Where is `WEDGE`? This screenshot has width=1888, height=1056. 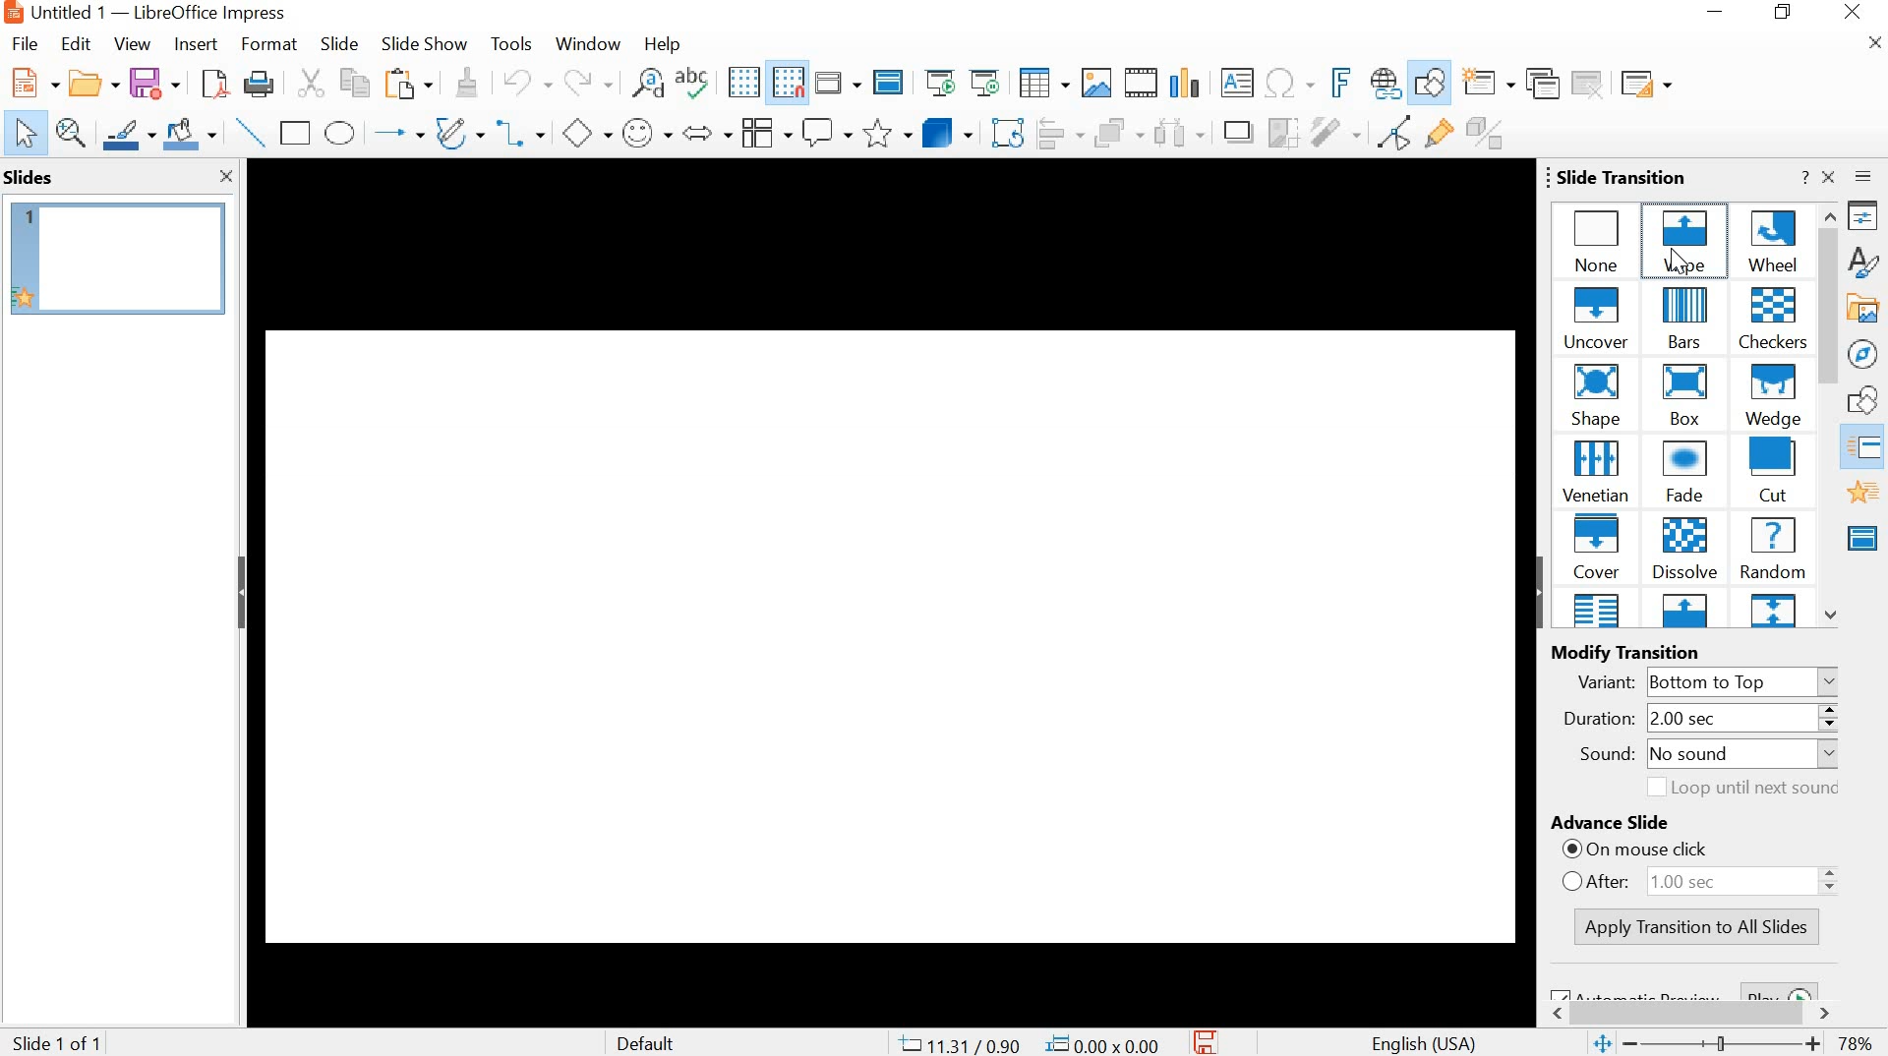
WEDGE is located at coordinates (1771, 397).